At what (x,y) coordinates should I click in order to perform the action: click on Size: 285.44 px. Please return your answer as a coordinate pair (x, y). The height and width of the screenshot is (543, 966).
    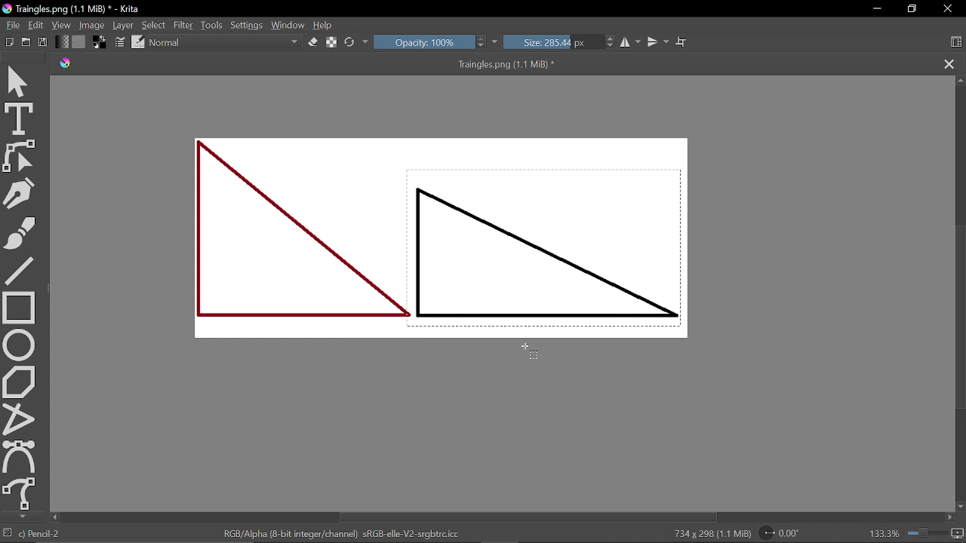
    Looking at the image, I should click on (560, 42).